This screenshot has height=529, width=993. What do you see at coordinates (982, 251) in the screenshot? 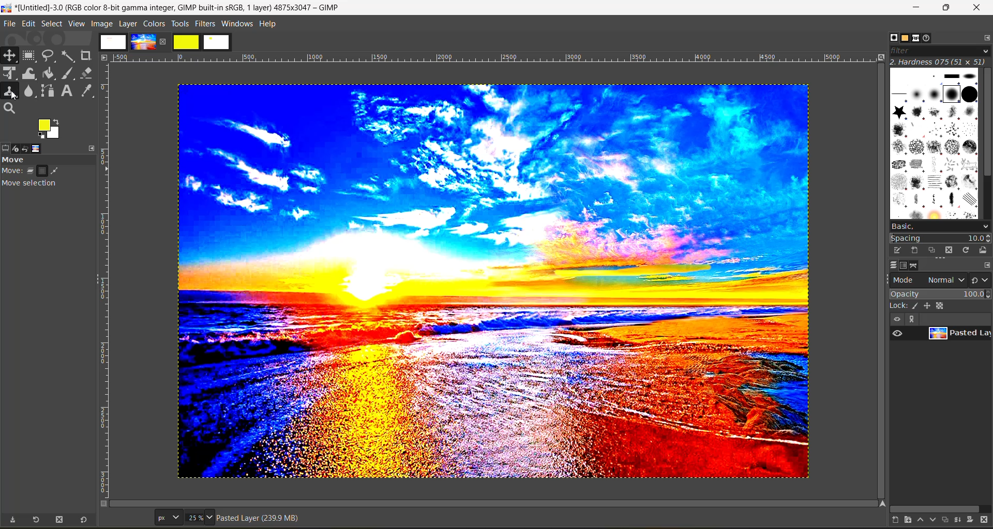
I see `open brush as image` at bounding box center [982, 251].